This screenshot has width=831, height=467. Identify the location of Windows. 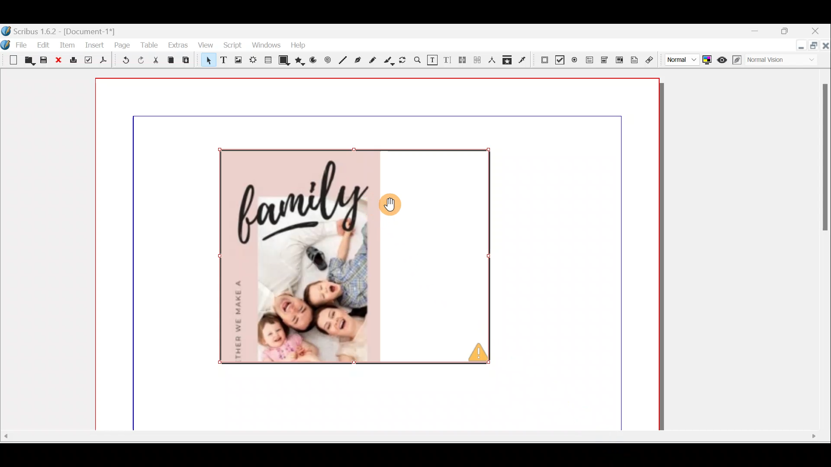
(264, 46).